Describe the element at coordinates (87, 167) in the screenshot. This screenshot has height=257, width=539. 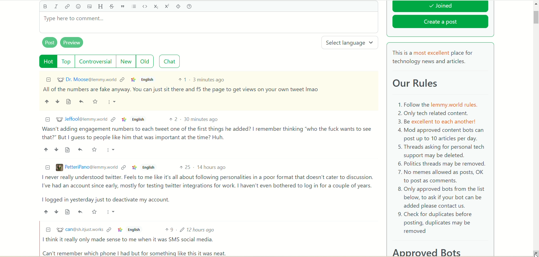
I see `2 PetteriPano@lemmy.world` at that location.